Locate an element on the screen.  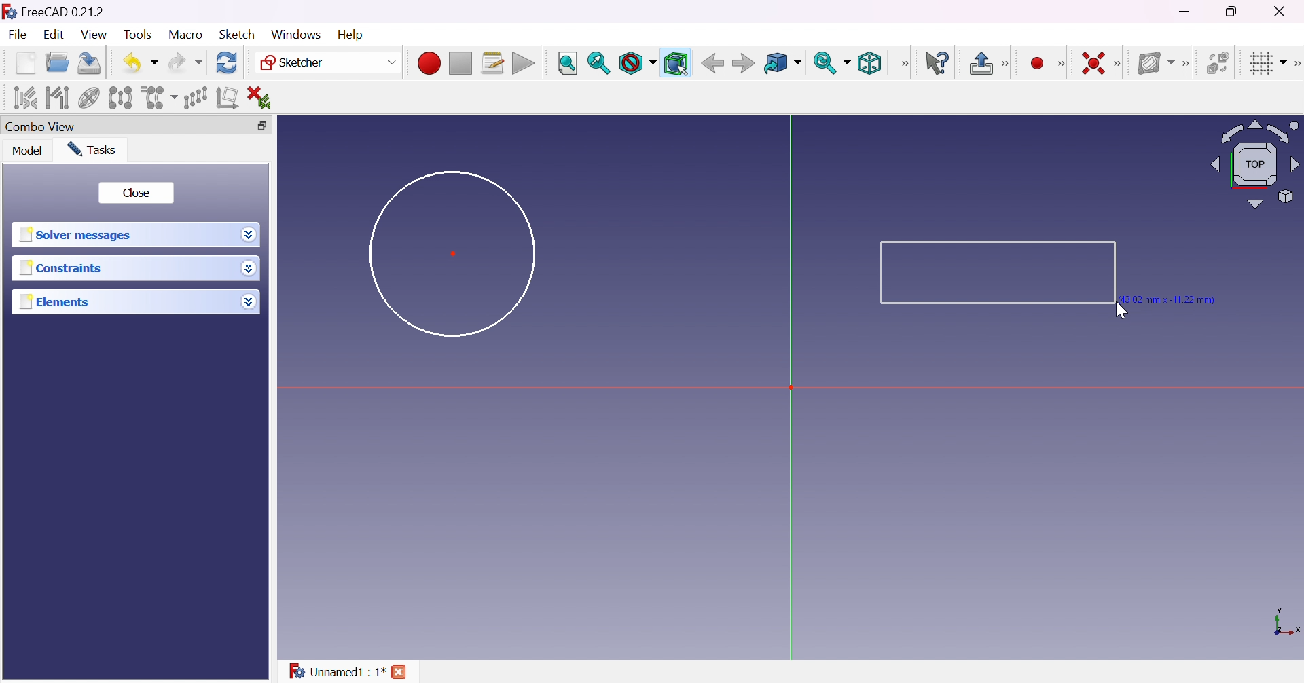
Viewing angle is located at coordinates (1252, 166).